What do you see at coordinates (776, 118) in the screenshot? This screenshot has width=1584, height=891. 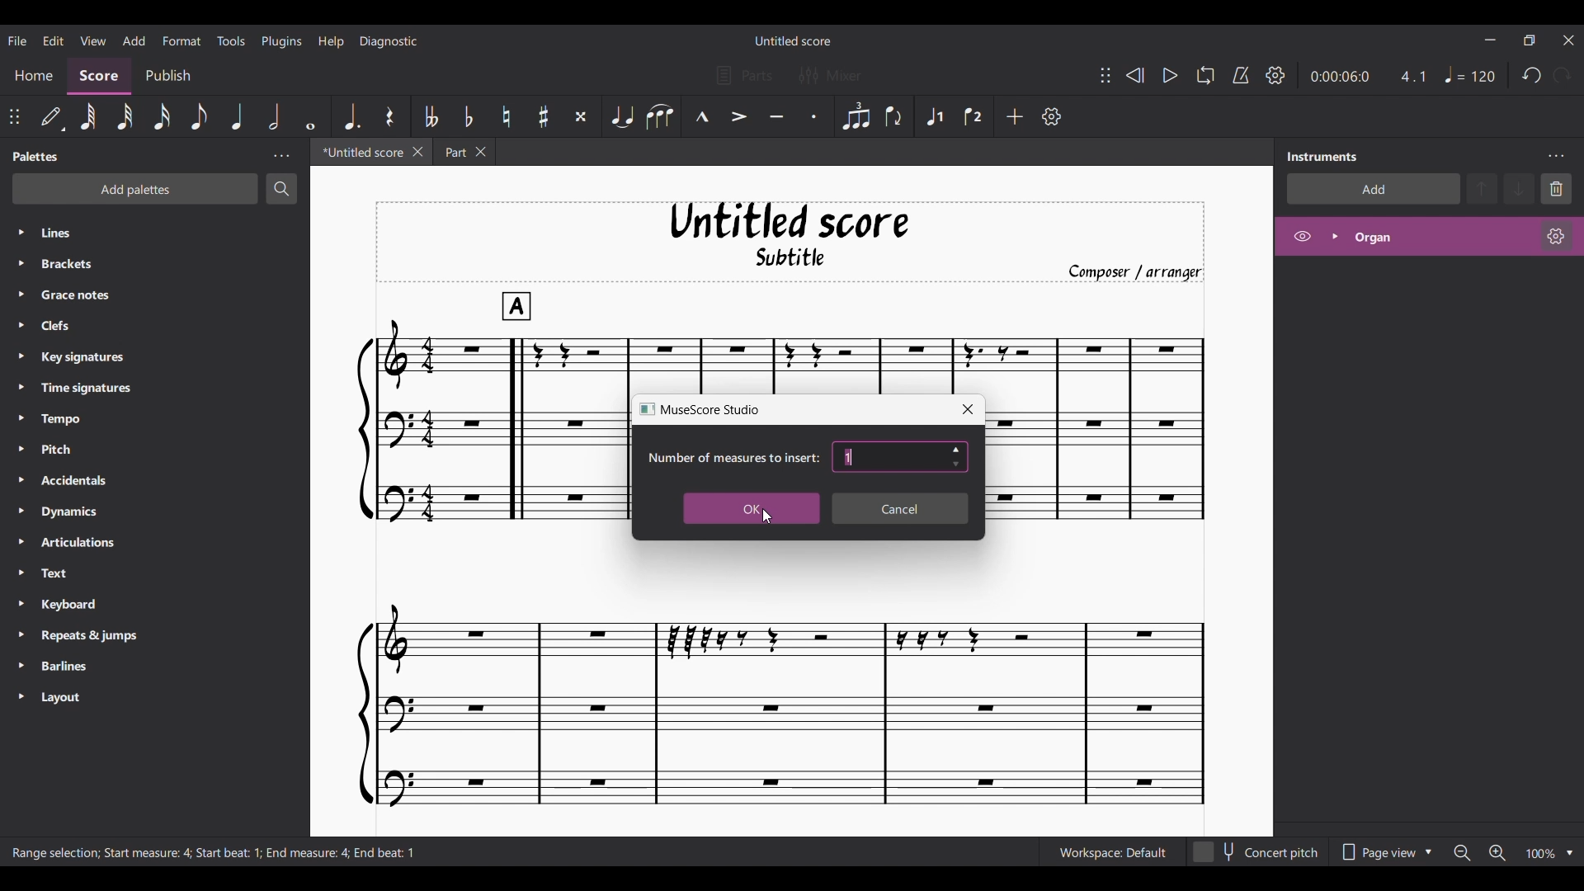 I see `Tenuto` at bounding box center [776, 118].